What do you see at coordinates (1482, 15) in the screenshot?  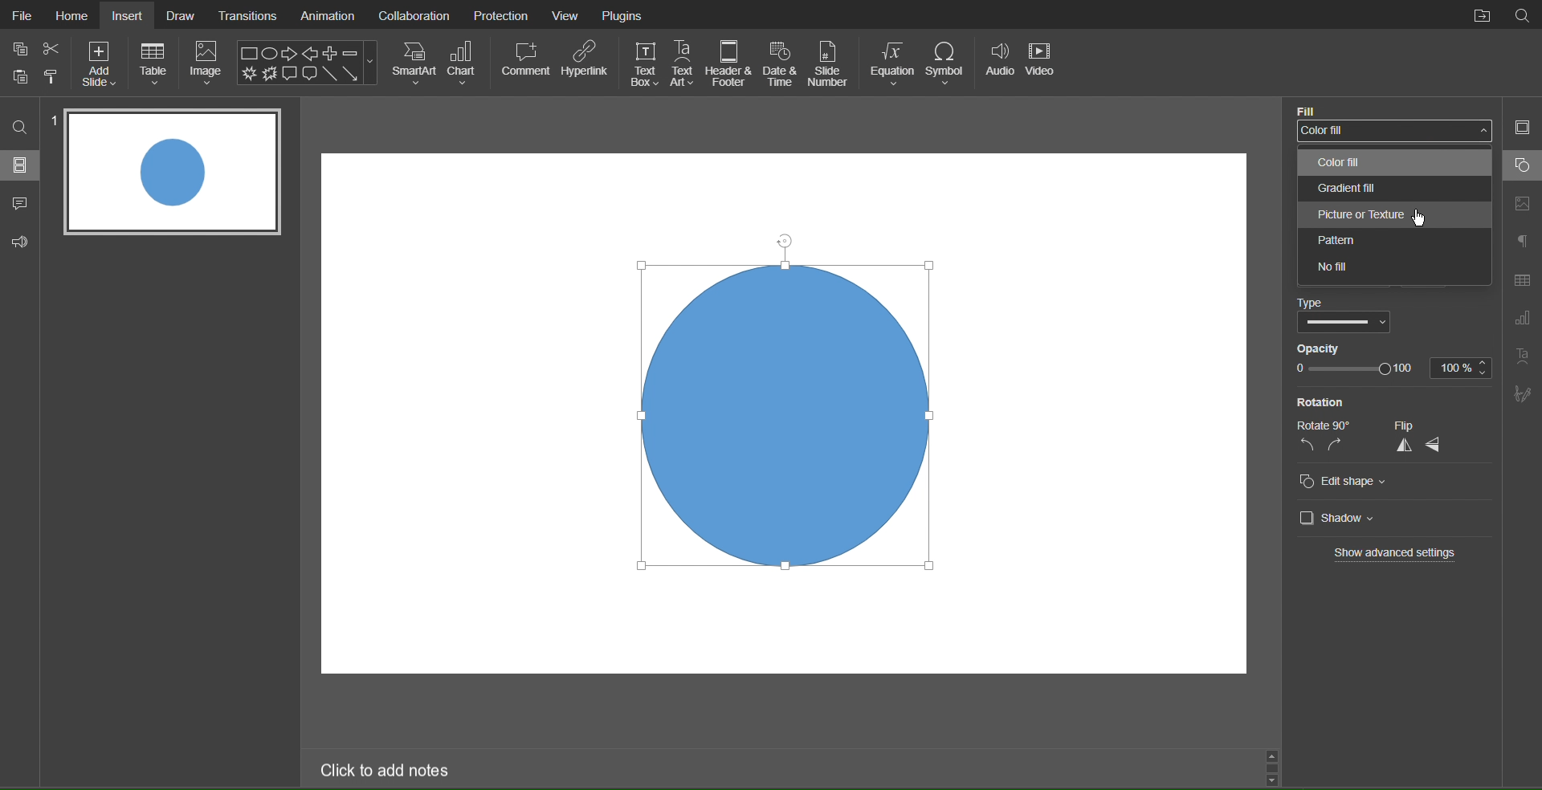 I see `Open File Location` at bounding box center [1482, 15].